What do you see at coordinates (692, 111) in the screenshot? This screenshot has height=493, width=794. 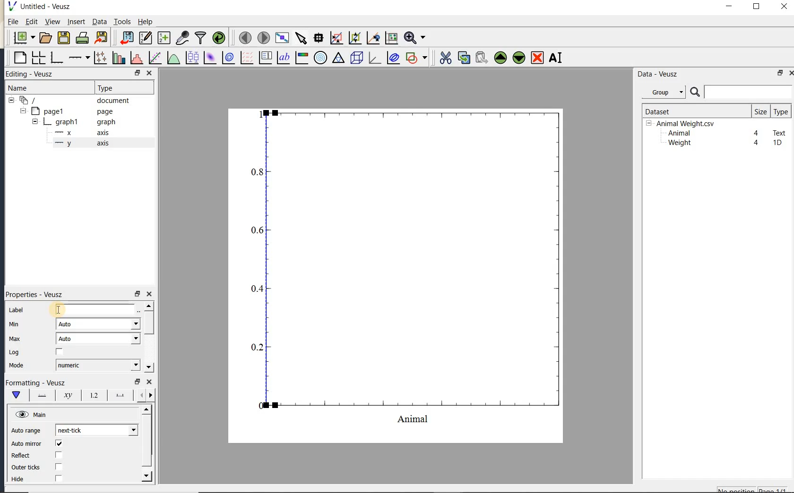 I see `Dataset` at bounding box center [692, 111].